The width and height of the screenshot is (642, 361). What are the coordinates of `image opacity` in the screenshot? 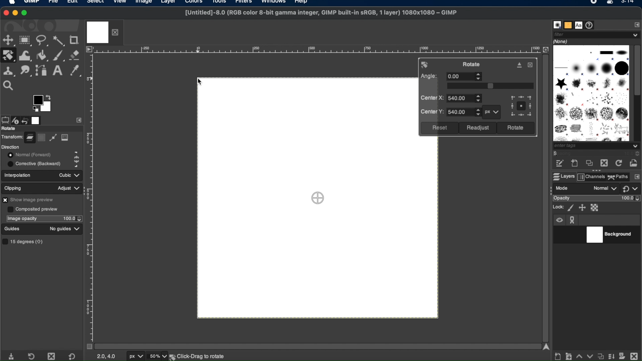 It's located at (22, 219).